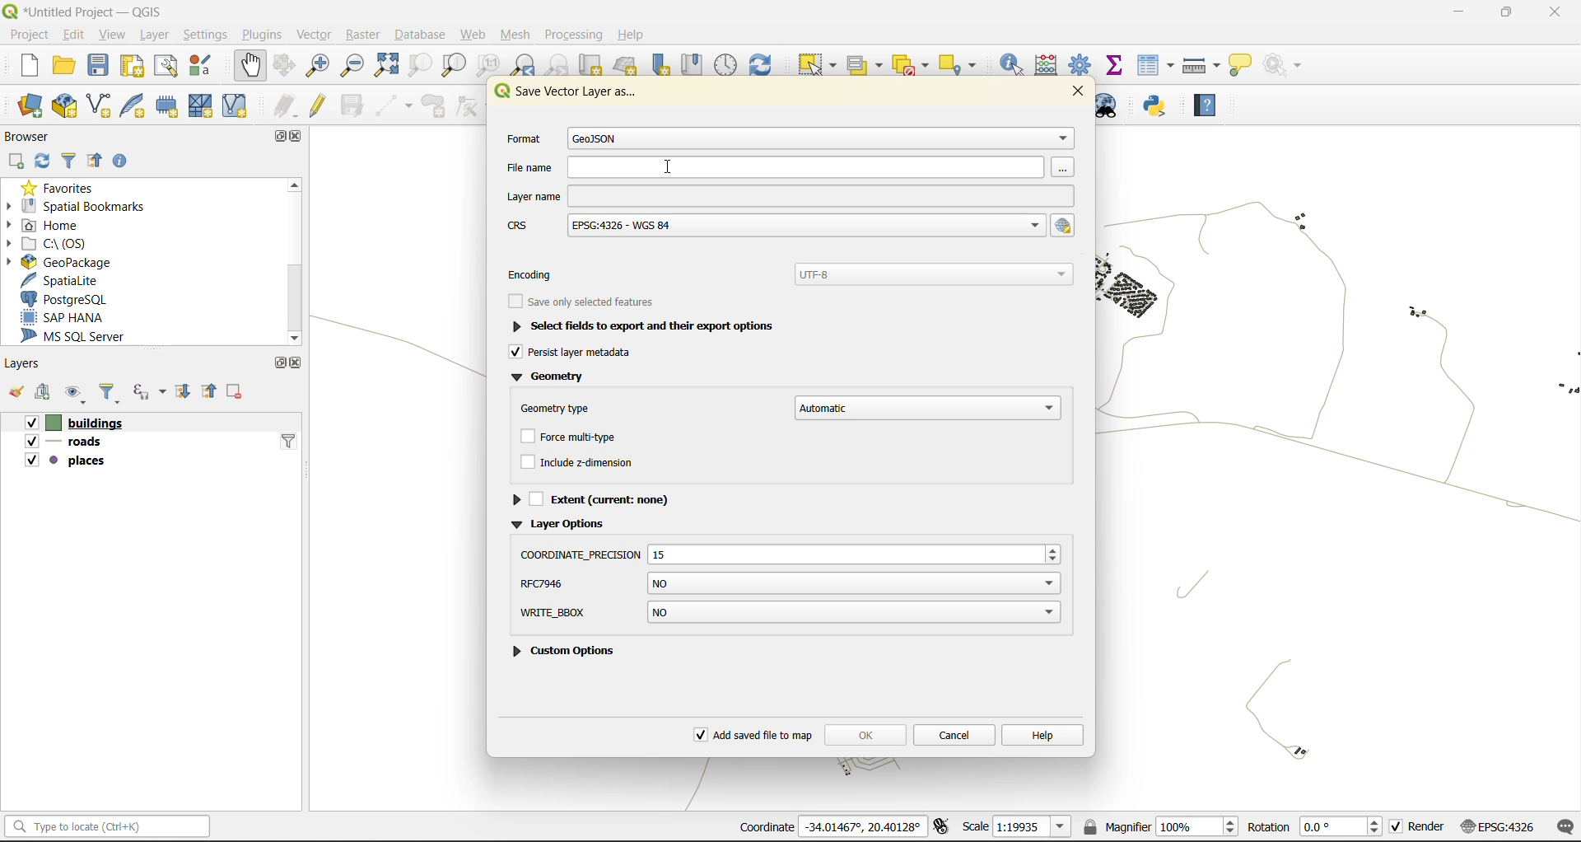 The height and width of the screenshot is (842, 1581). I want to click on plugins, so click(267, 34).